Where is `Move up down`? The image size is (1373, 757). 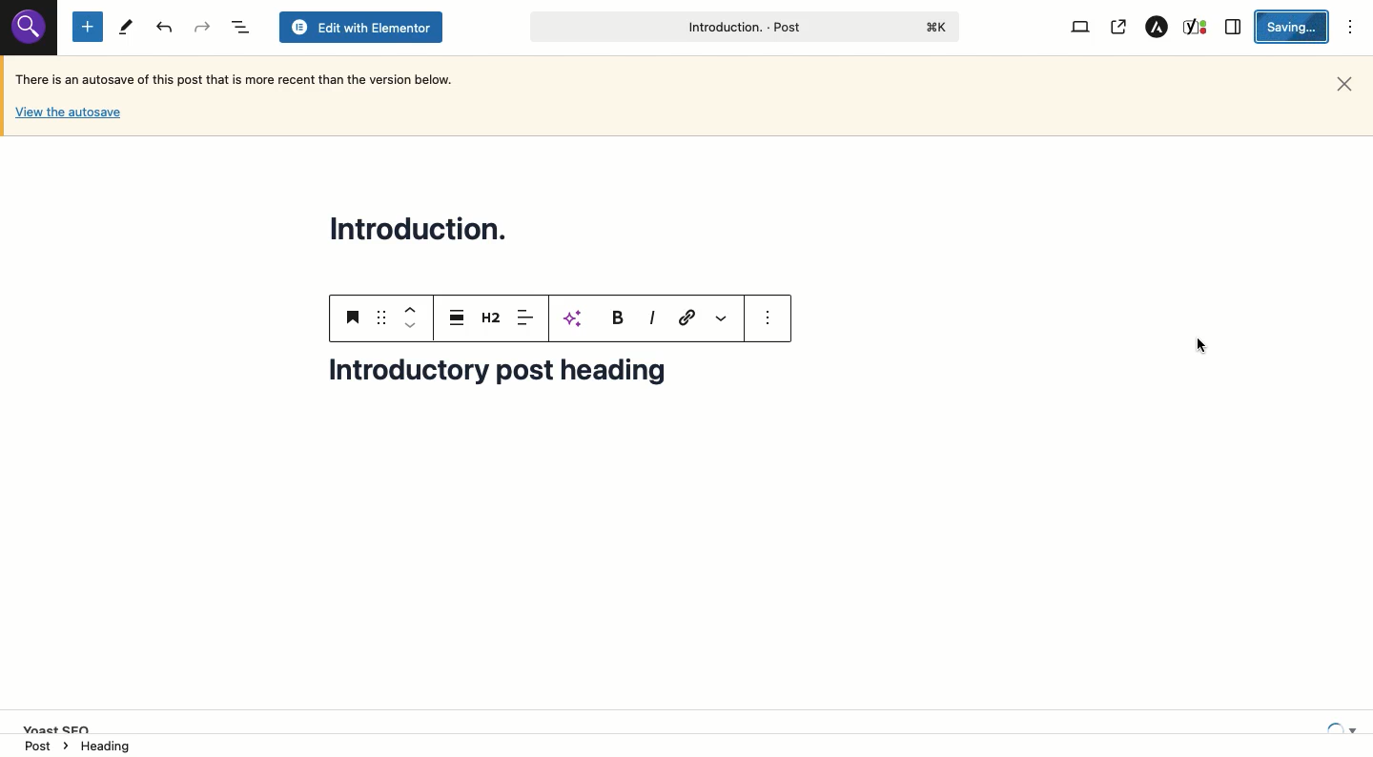
Move up down is located at coordinates (408, 317).